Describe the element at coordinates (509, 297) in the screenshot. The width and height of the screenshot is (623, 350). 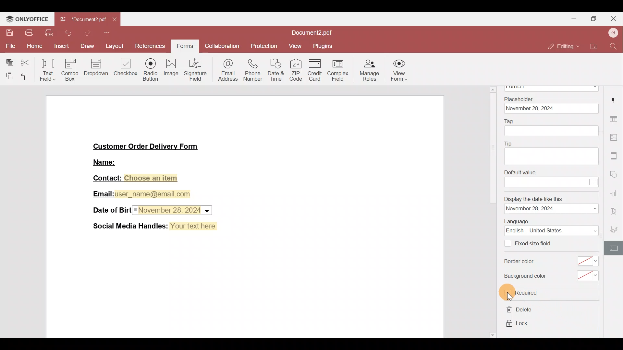
I see `cursor` at that location.